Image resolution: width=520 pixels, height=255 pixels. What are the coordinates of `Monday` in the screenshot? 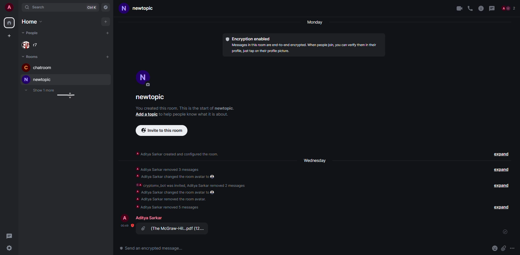 It's located at (314, 23).